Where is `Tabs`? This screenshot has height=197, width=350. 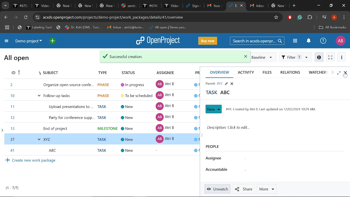
Tabs is located at coordinates (118, 5).